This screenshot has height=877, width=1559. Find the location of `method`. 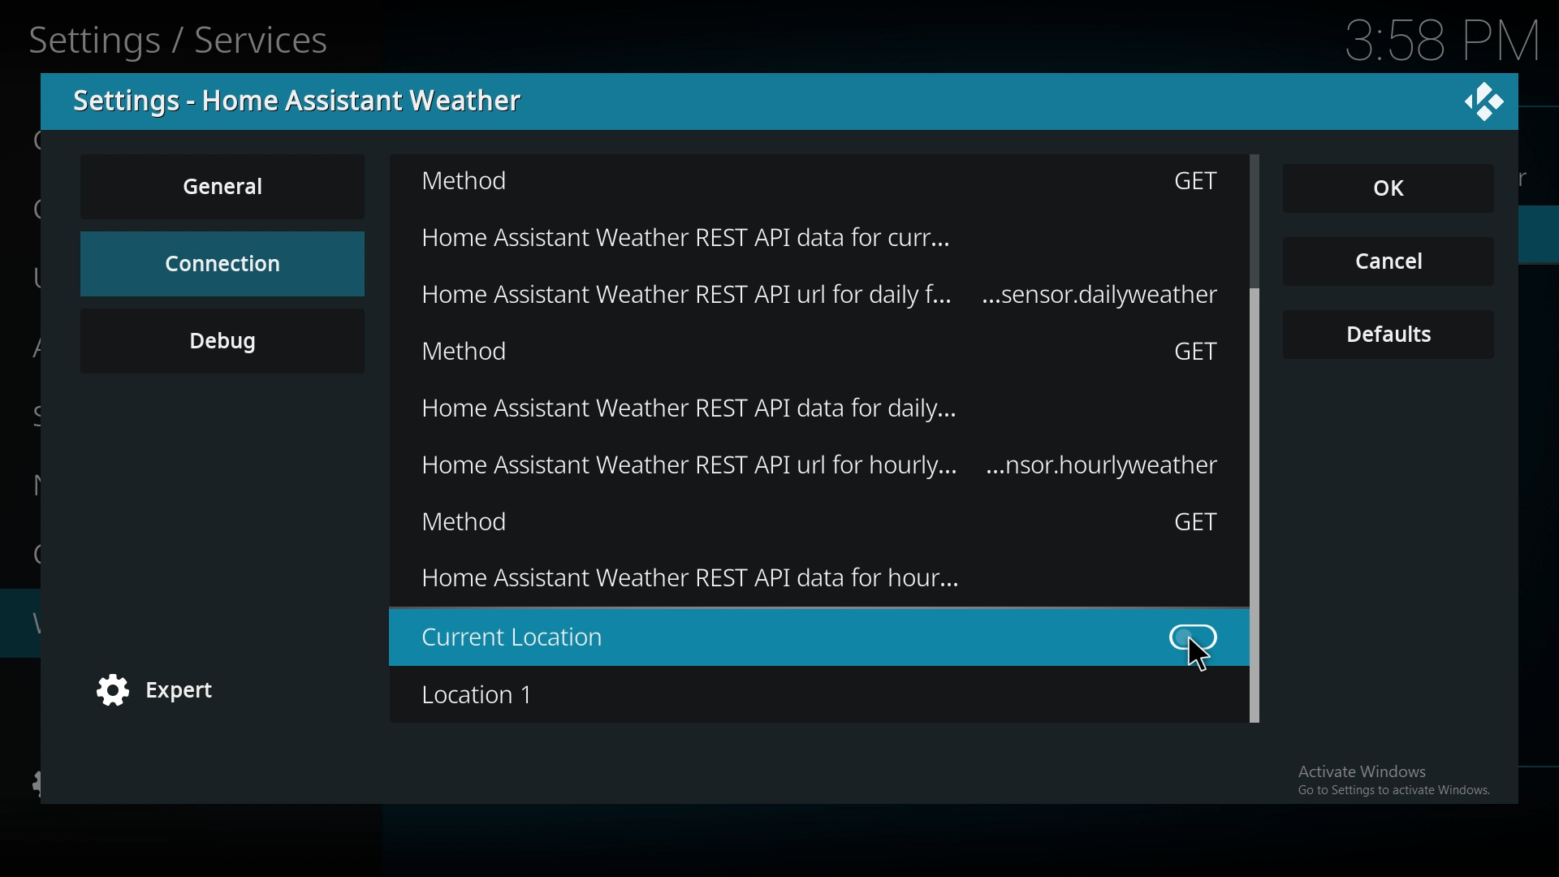

method is located at coordinates (823, 355).